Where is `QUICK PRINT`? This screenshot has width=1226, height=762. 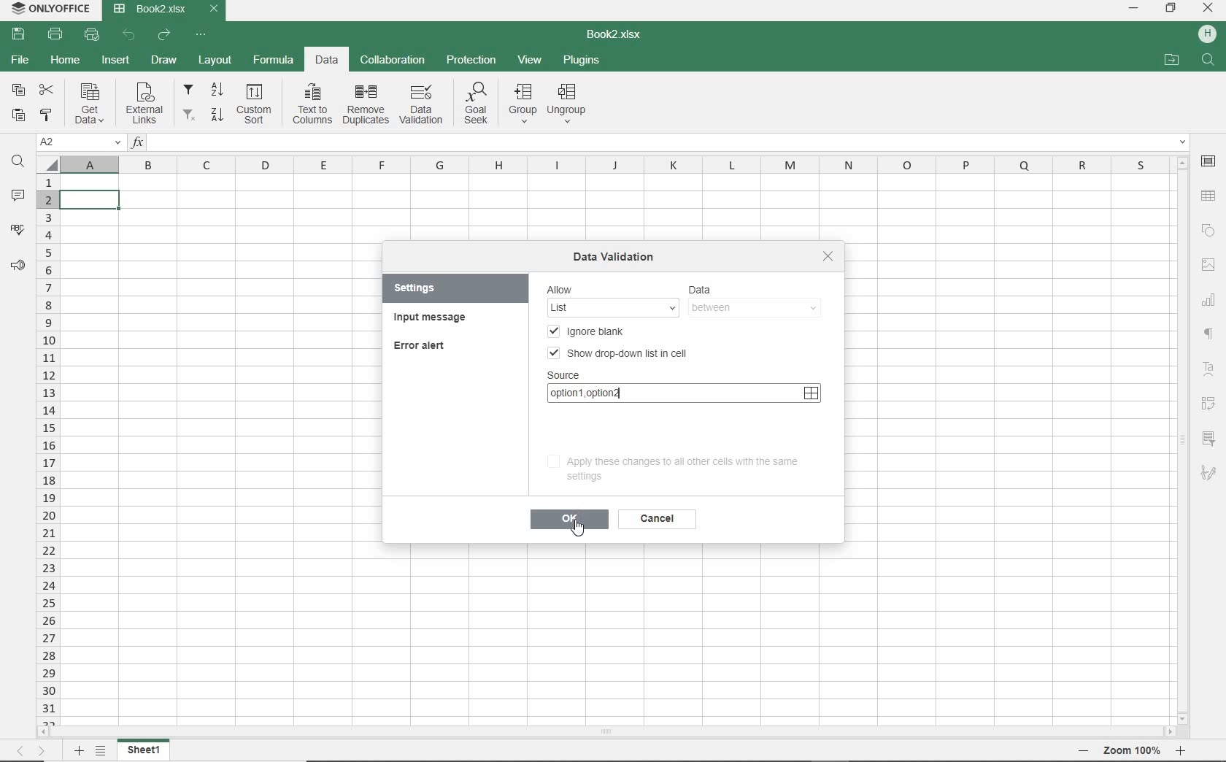
QUICK PRINT is located at coordinates (90, 33).